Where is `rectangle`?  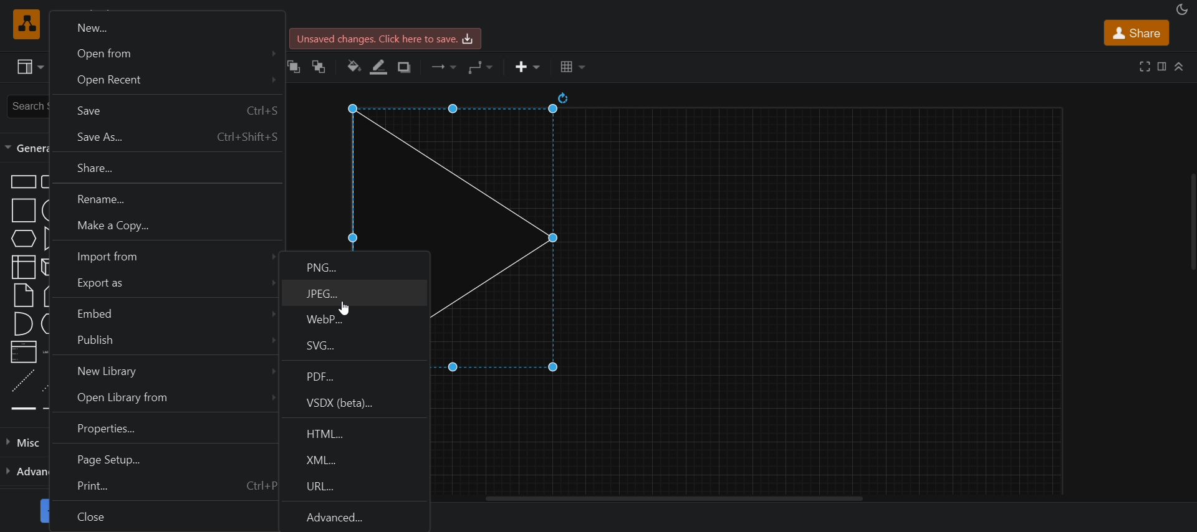
rectangle is located at coordinates (23, 182).